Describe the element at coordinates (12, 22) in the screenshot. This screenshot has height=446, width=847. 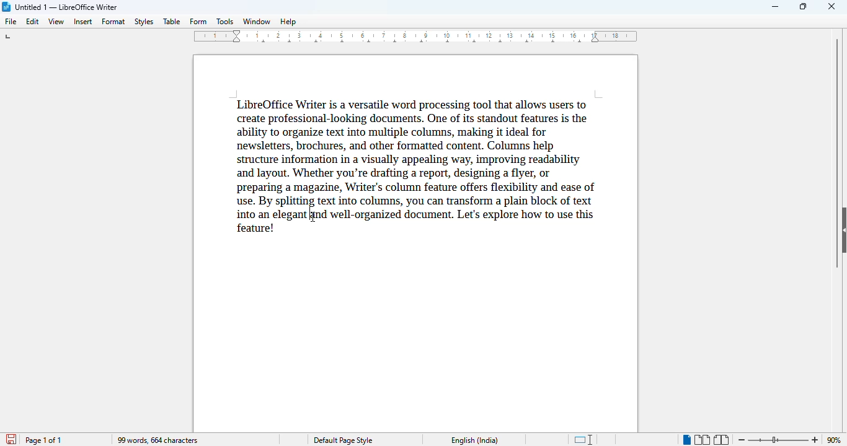
I see `file` at that location.